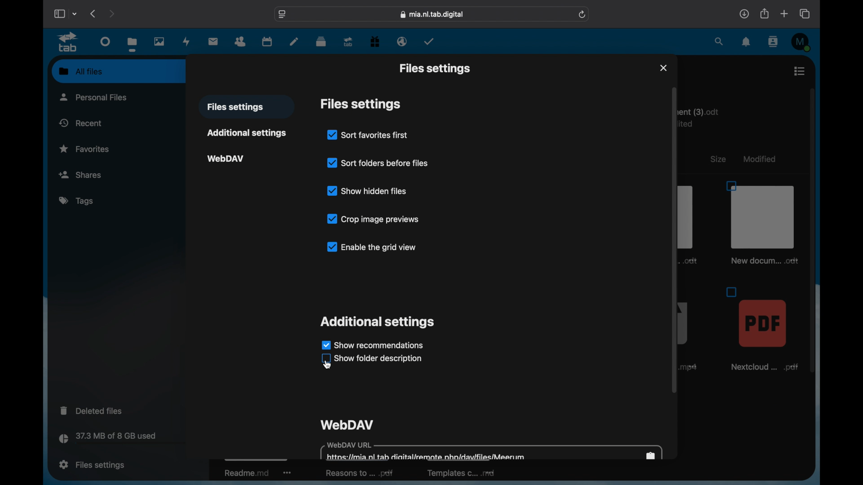  What do you see at coordinates (744, 13) in the screenshot?
I see `downloads` at bounding box center [744, 13].